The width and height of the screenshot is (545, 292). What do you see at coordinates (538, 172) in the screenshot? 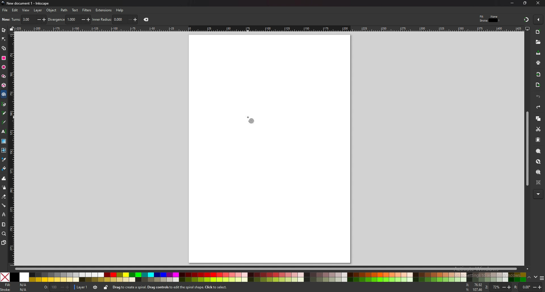
I see `zoom page` at bounding box center [538, 172].